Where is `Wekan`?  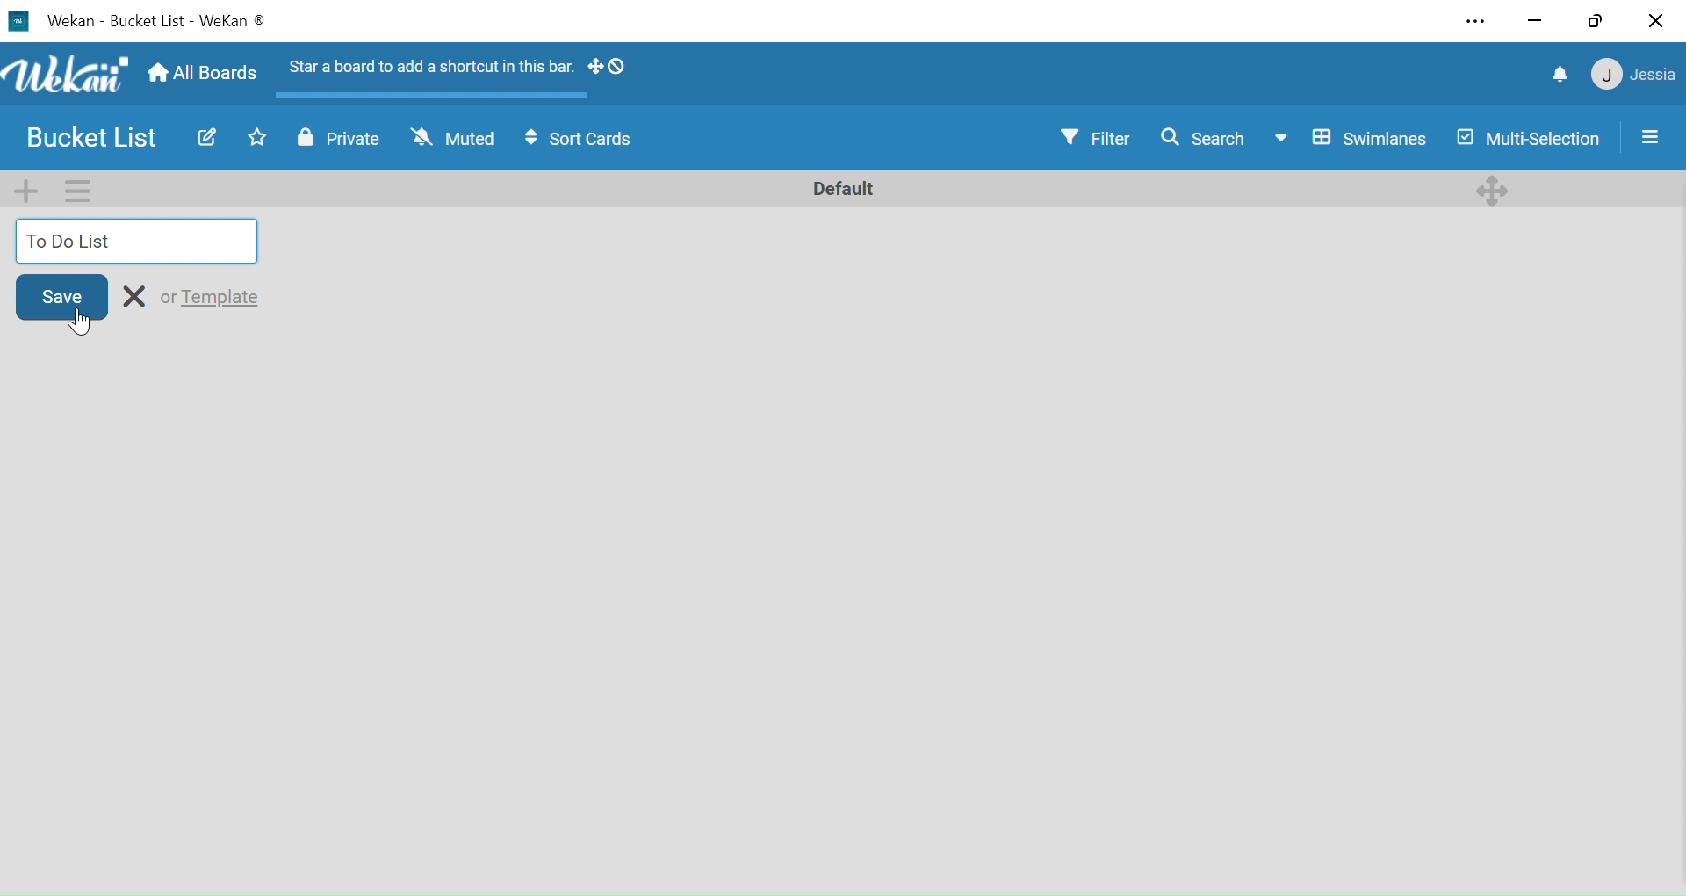
Wekan is located at coordinates (65, 75).